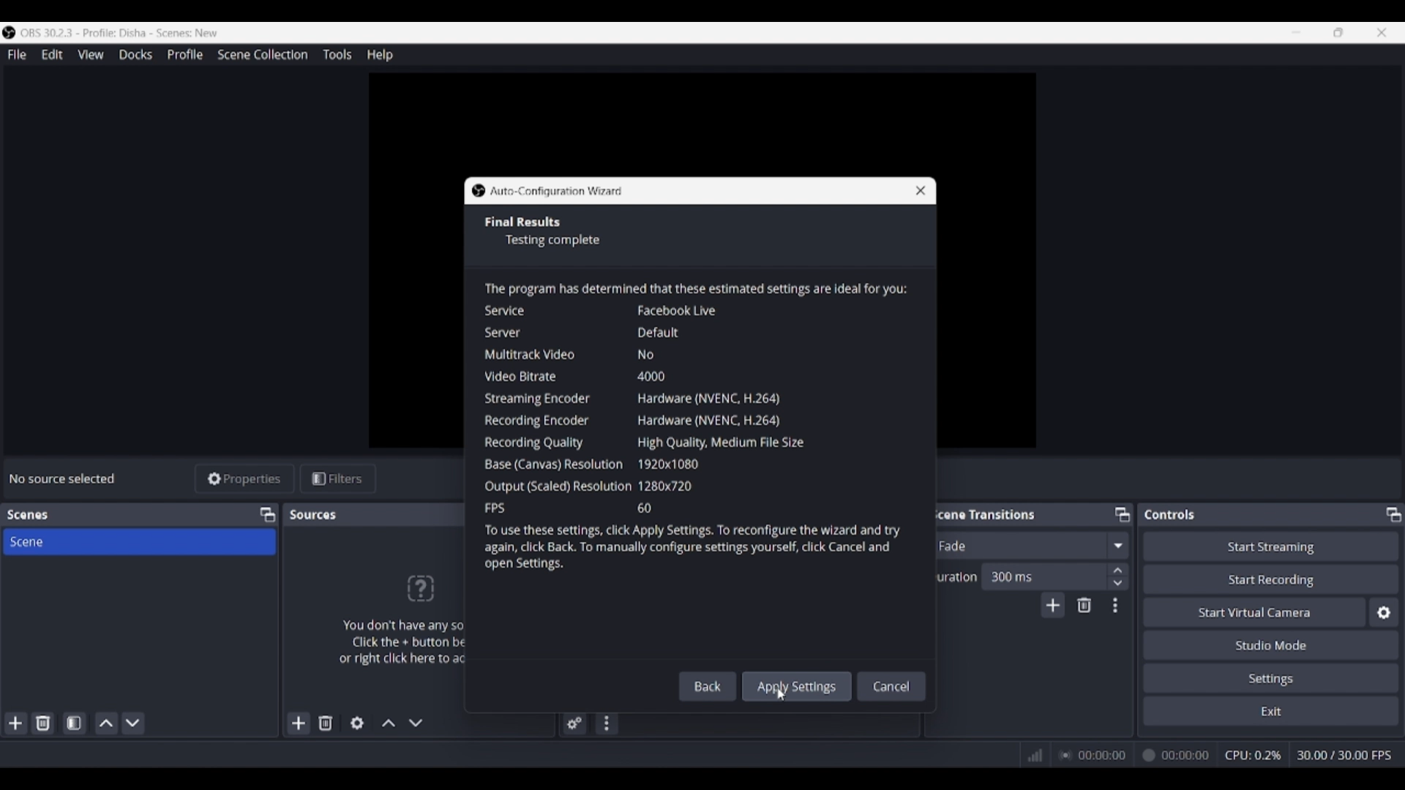 The image size is (1405, 790). I want to click on Input duration, so click(1046, 576).